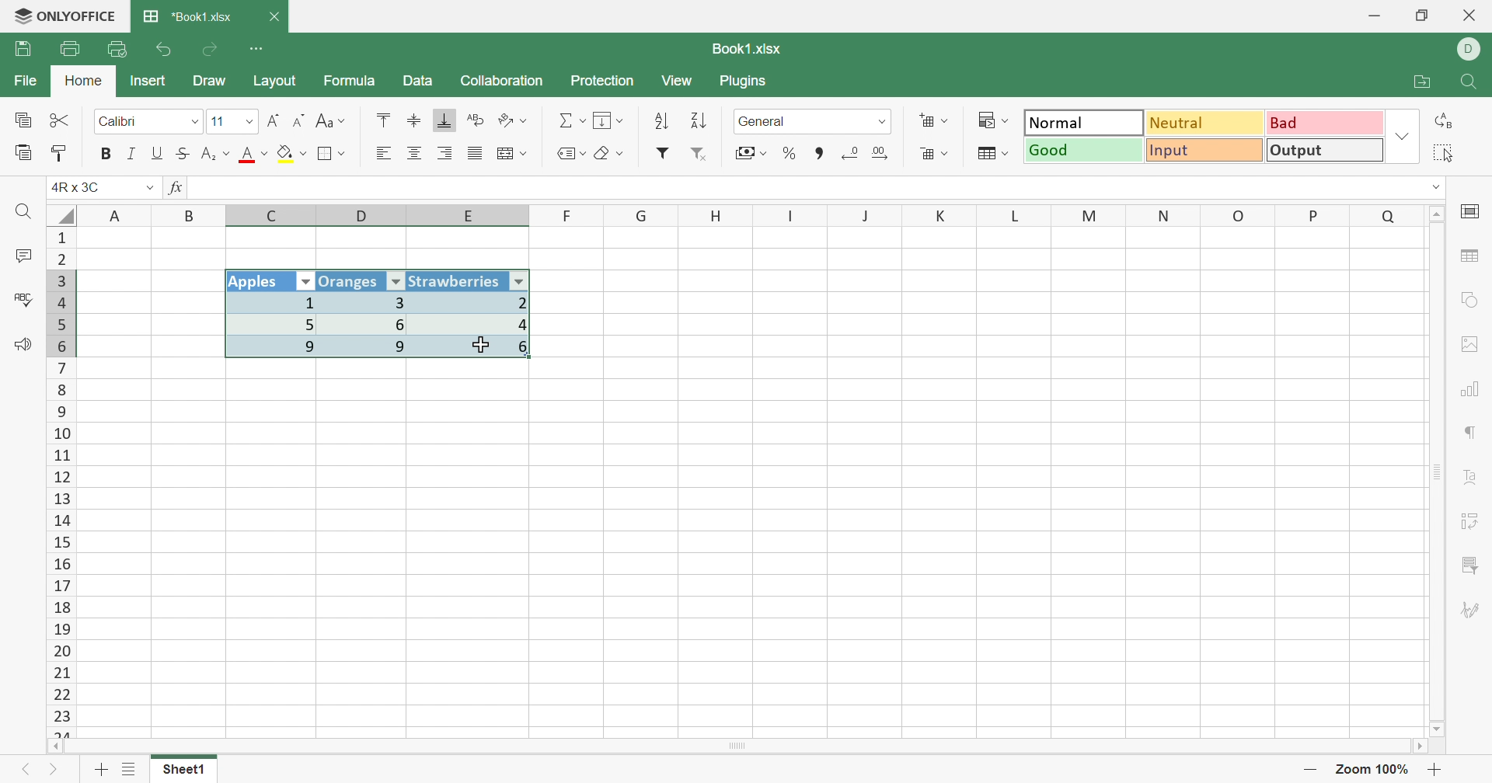 The width and height of the screenshot is (1492, 783). I want to click on Add sheet, so click(101, 769).